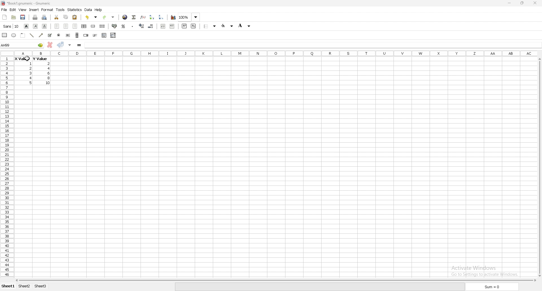 The image size is (542, 291). I want to click on selected cell, so click(22, 45).